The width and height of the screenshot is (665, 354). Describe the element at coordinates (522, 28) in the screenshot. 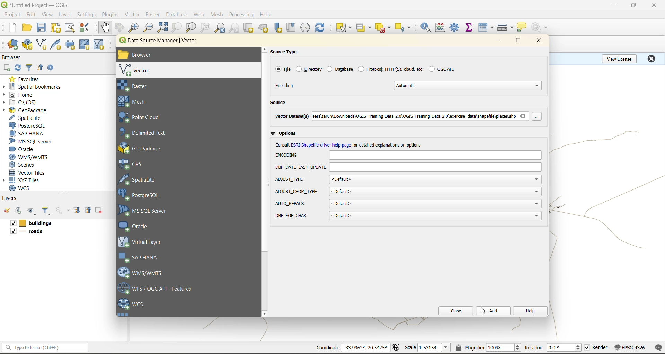

I see `show tips` at that location.